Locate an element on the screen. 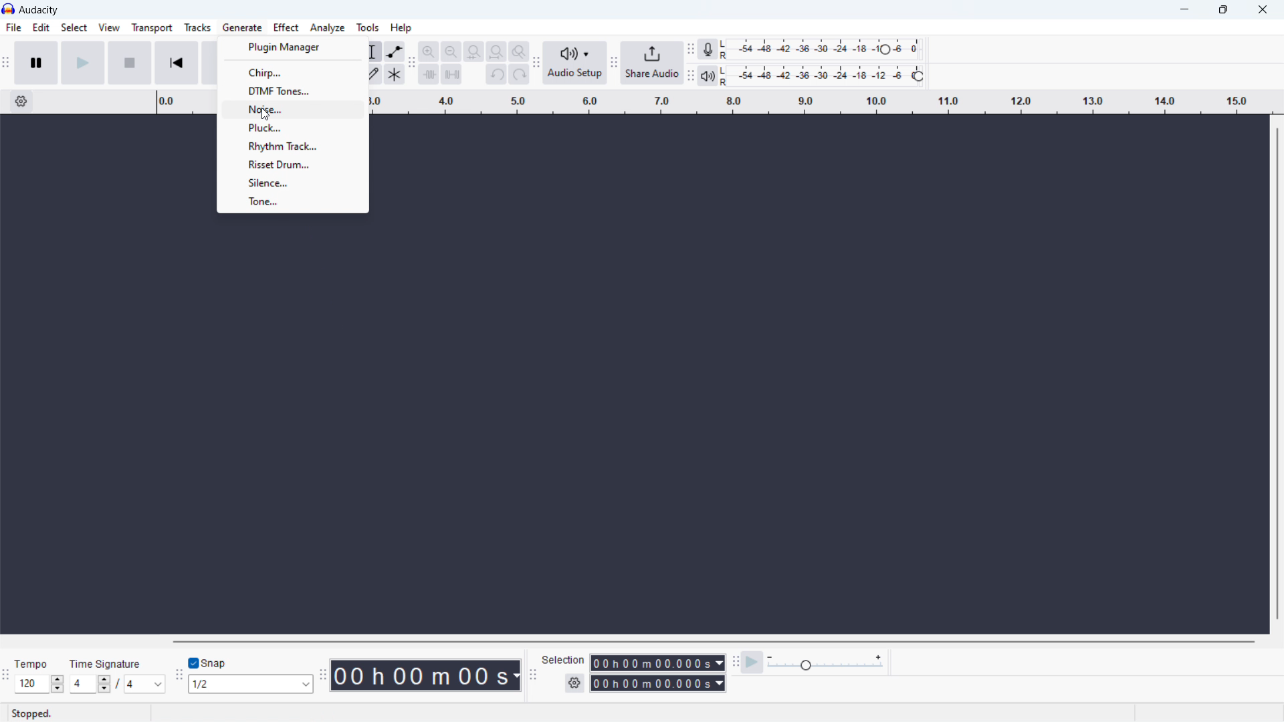  select is located at coordinates (74, 27).